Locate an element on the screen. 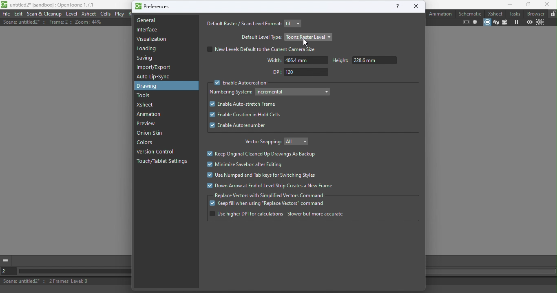  Preview is located at coordinates (146, 124).